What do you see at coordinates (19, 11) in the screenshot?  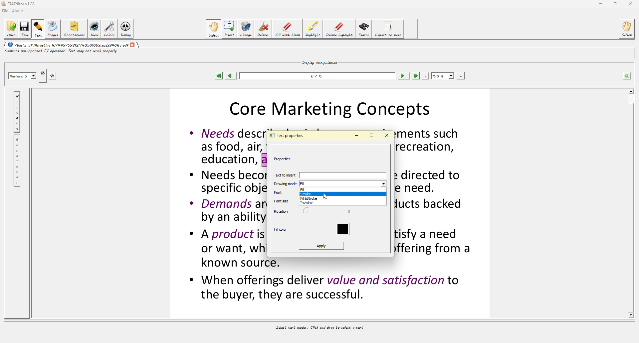 I see `about` at bounding box center [19, 11].